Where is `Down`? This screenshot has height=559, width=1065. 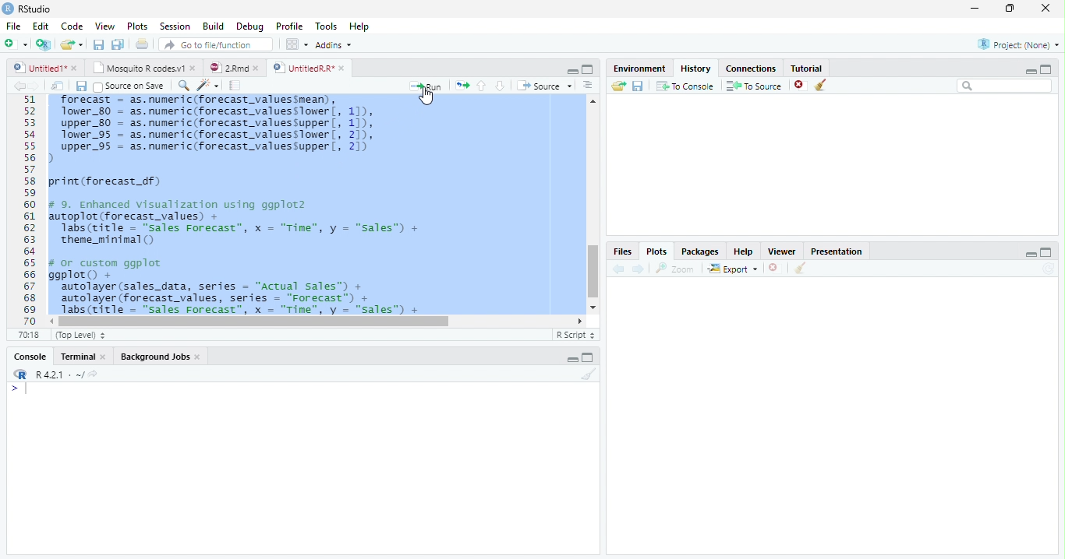 Down is located at coordinates (501, 86).